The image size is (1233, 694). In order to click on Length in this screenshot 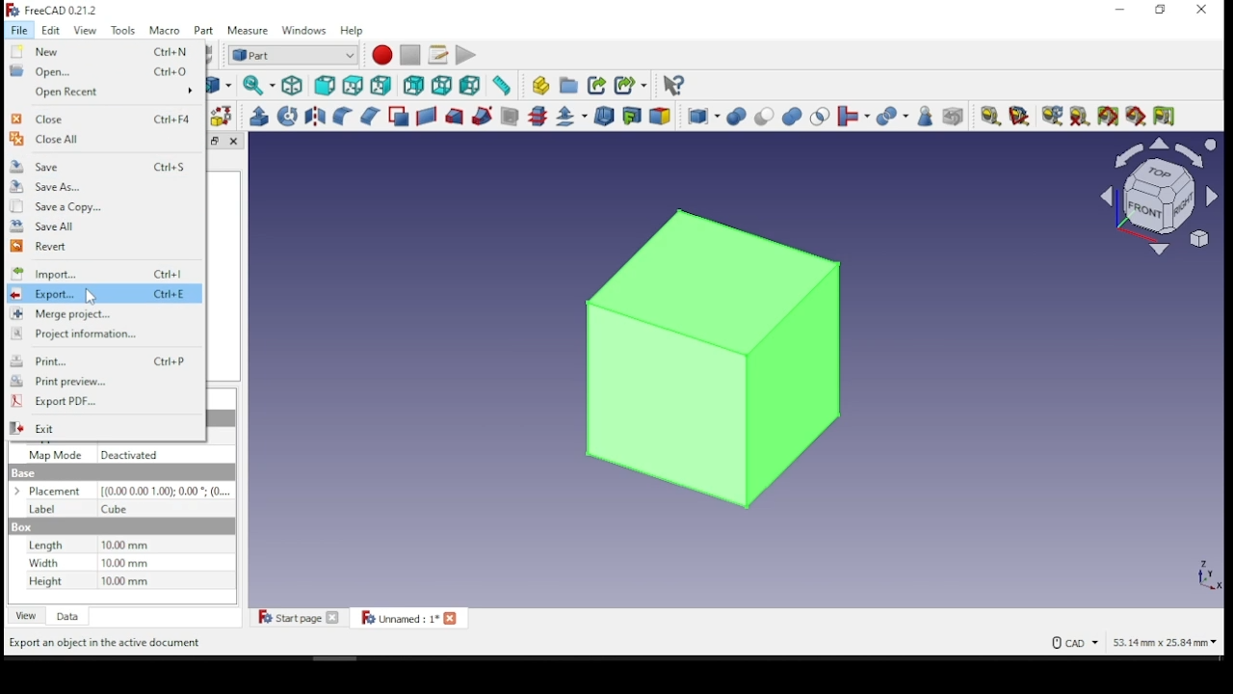, I will do `click(45, 545)`.